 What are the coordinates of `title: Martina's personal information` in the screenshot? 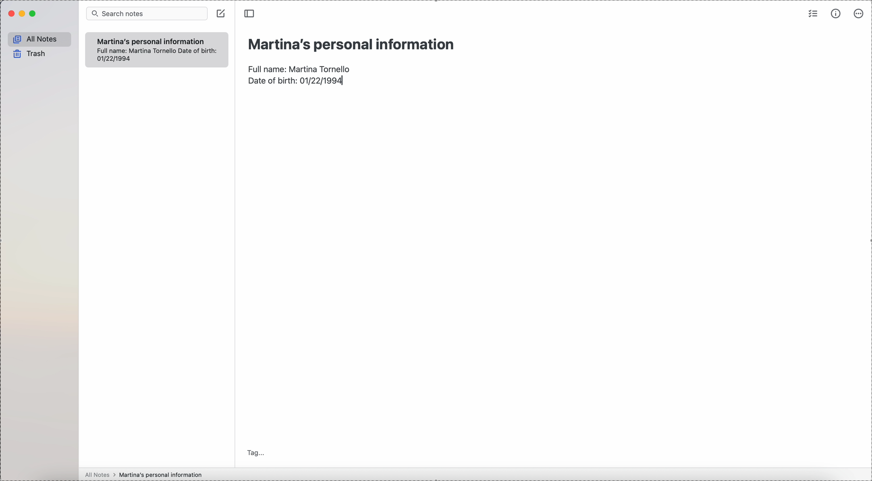 It's located at (350, 44).